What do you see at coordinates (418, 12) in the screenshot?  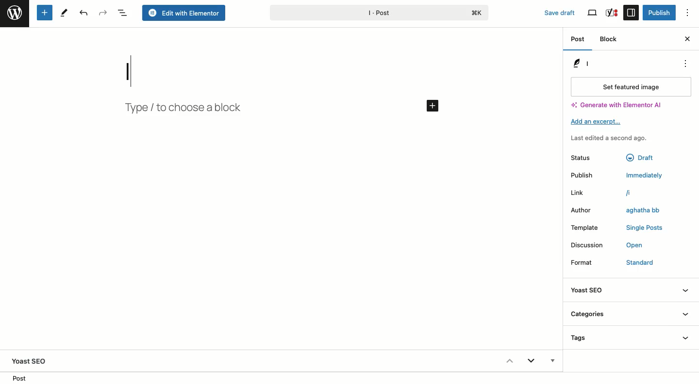 I see `No title - Post ` at bounding box center [418, 12].